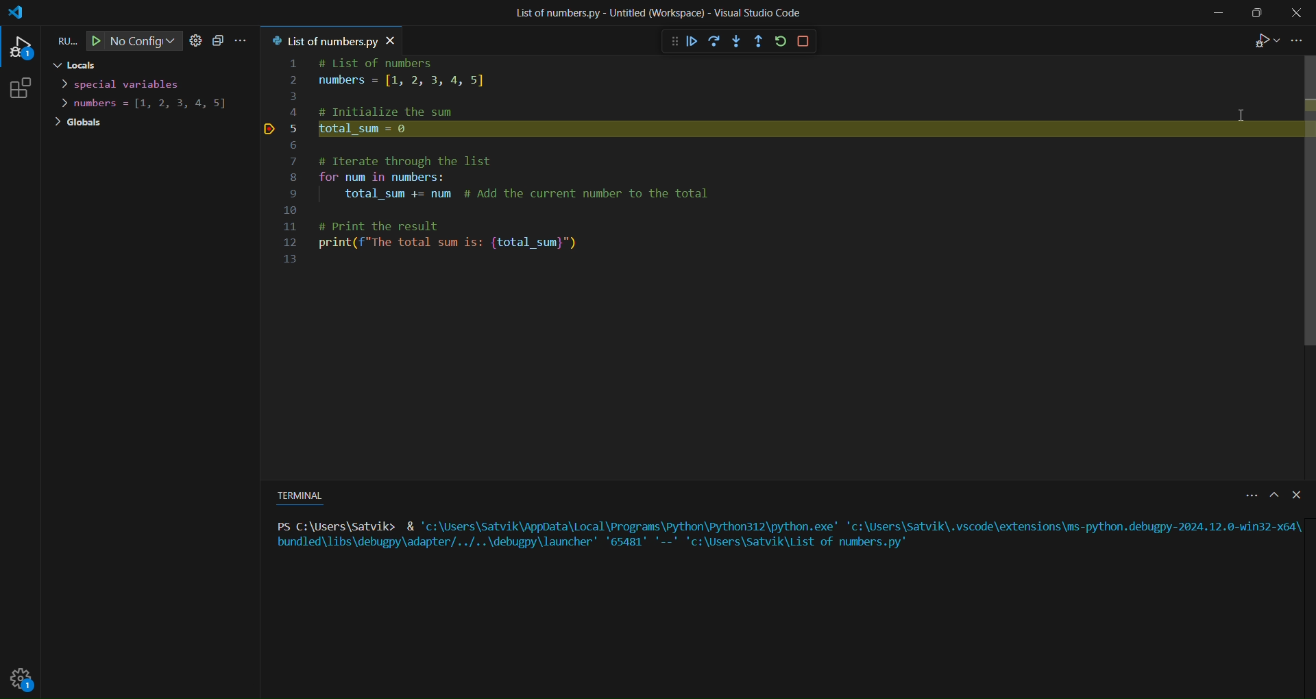 This screenshot has width=1316, height=699. Describe the element at coordinates (267, 128) in the screenshot. I see `breakpoint line` at that location.